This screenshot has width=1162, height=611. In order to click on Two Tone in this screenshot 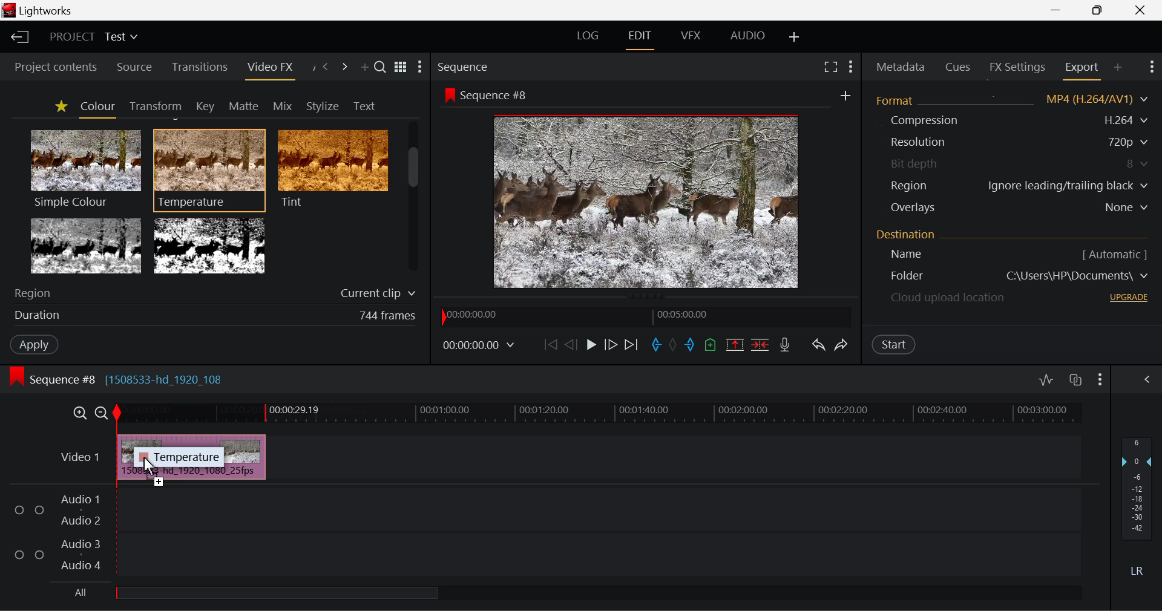, I will do `click(208, 245)`.